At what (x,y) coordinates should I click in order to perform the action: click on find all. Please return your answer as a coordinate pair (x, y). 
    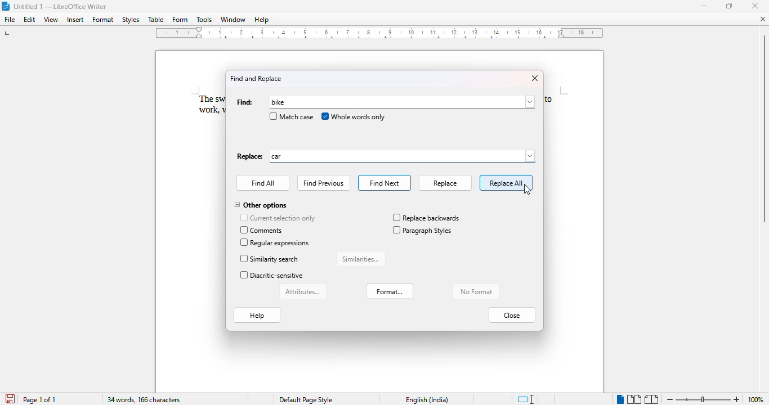
    Looking at the image, I should click on (263, 183).